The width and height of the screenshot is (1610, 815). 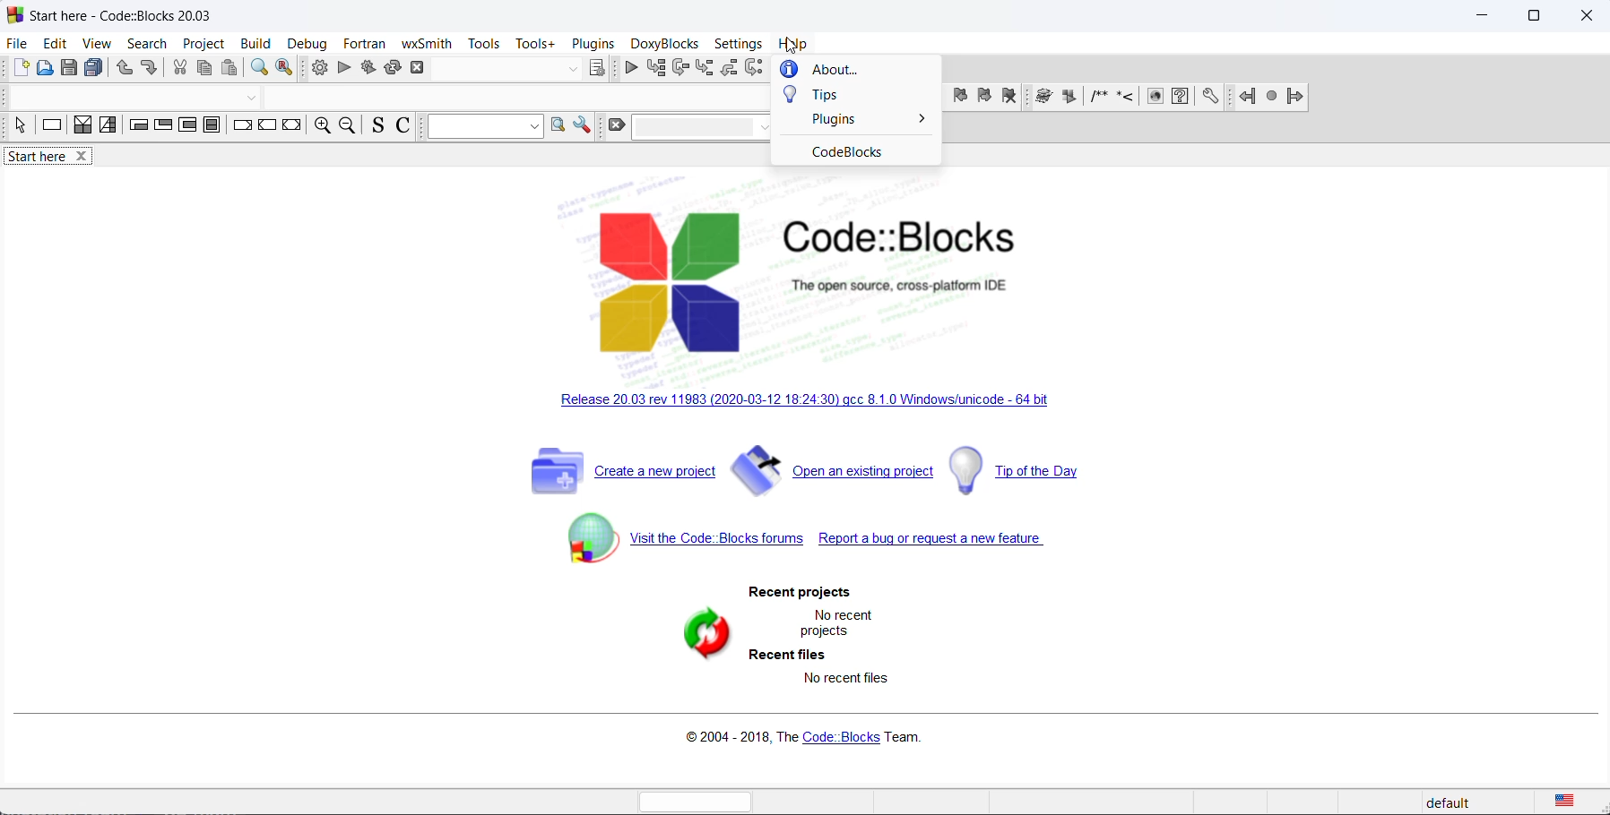 What do you see at coordinates (20, 67) in the screenshot?
I see `new file` at bounding box center [20, 67].